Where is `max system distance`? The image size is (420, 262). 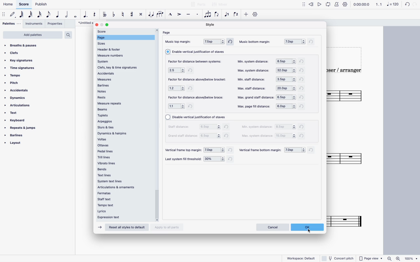
max system distance is located at coordinates (257, 136).